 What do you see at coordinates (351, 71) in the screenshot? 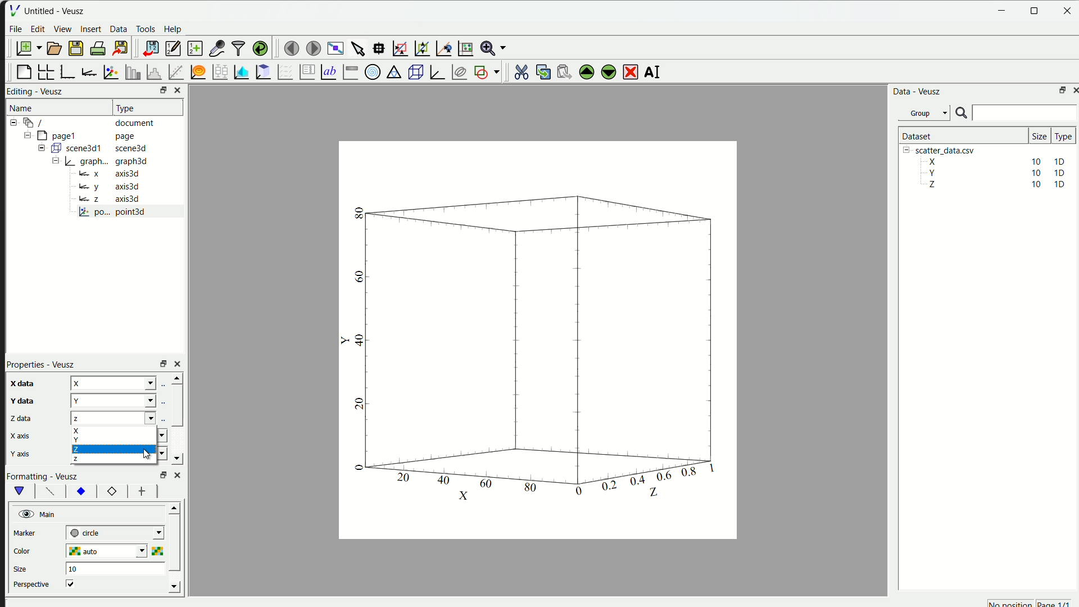
I see `Image color bar` at bounding box center [351, 71].